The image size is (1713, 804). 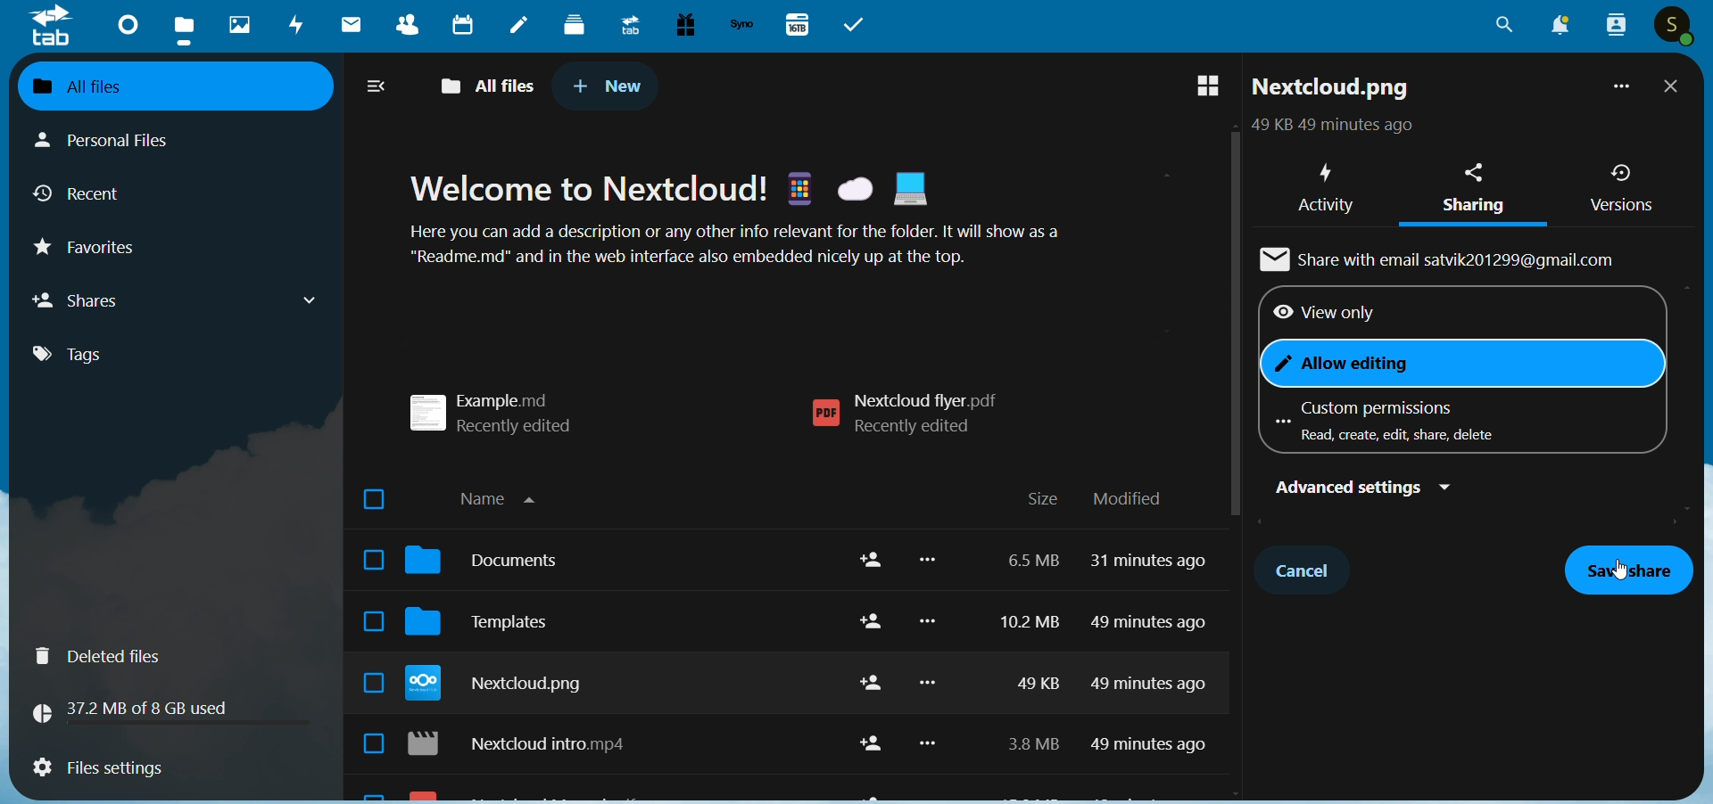 I want to click on deleted files, so click(x=109, y=656).